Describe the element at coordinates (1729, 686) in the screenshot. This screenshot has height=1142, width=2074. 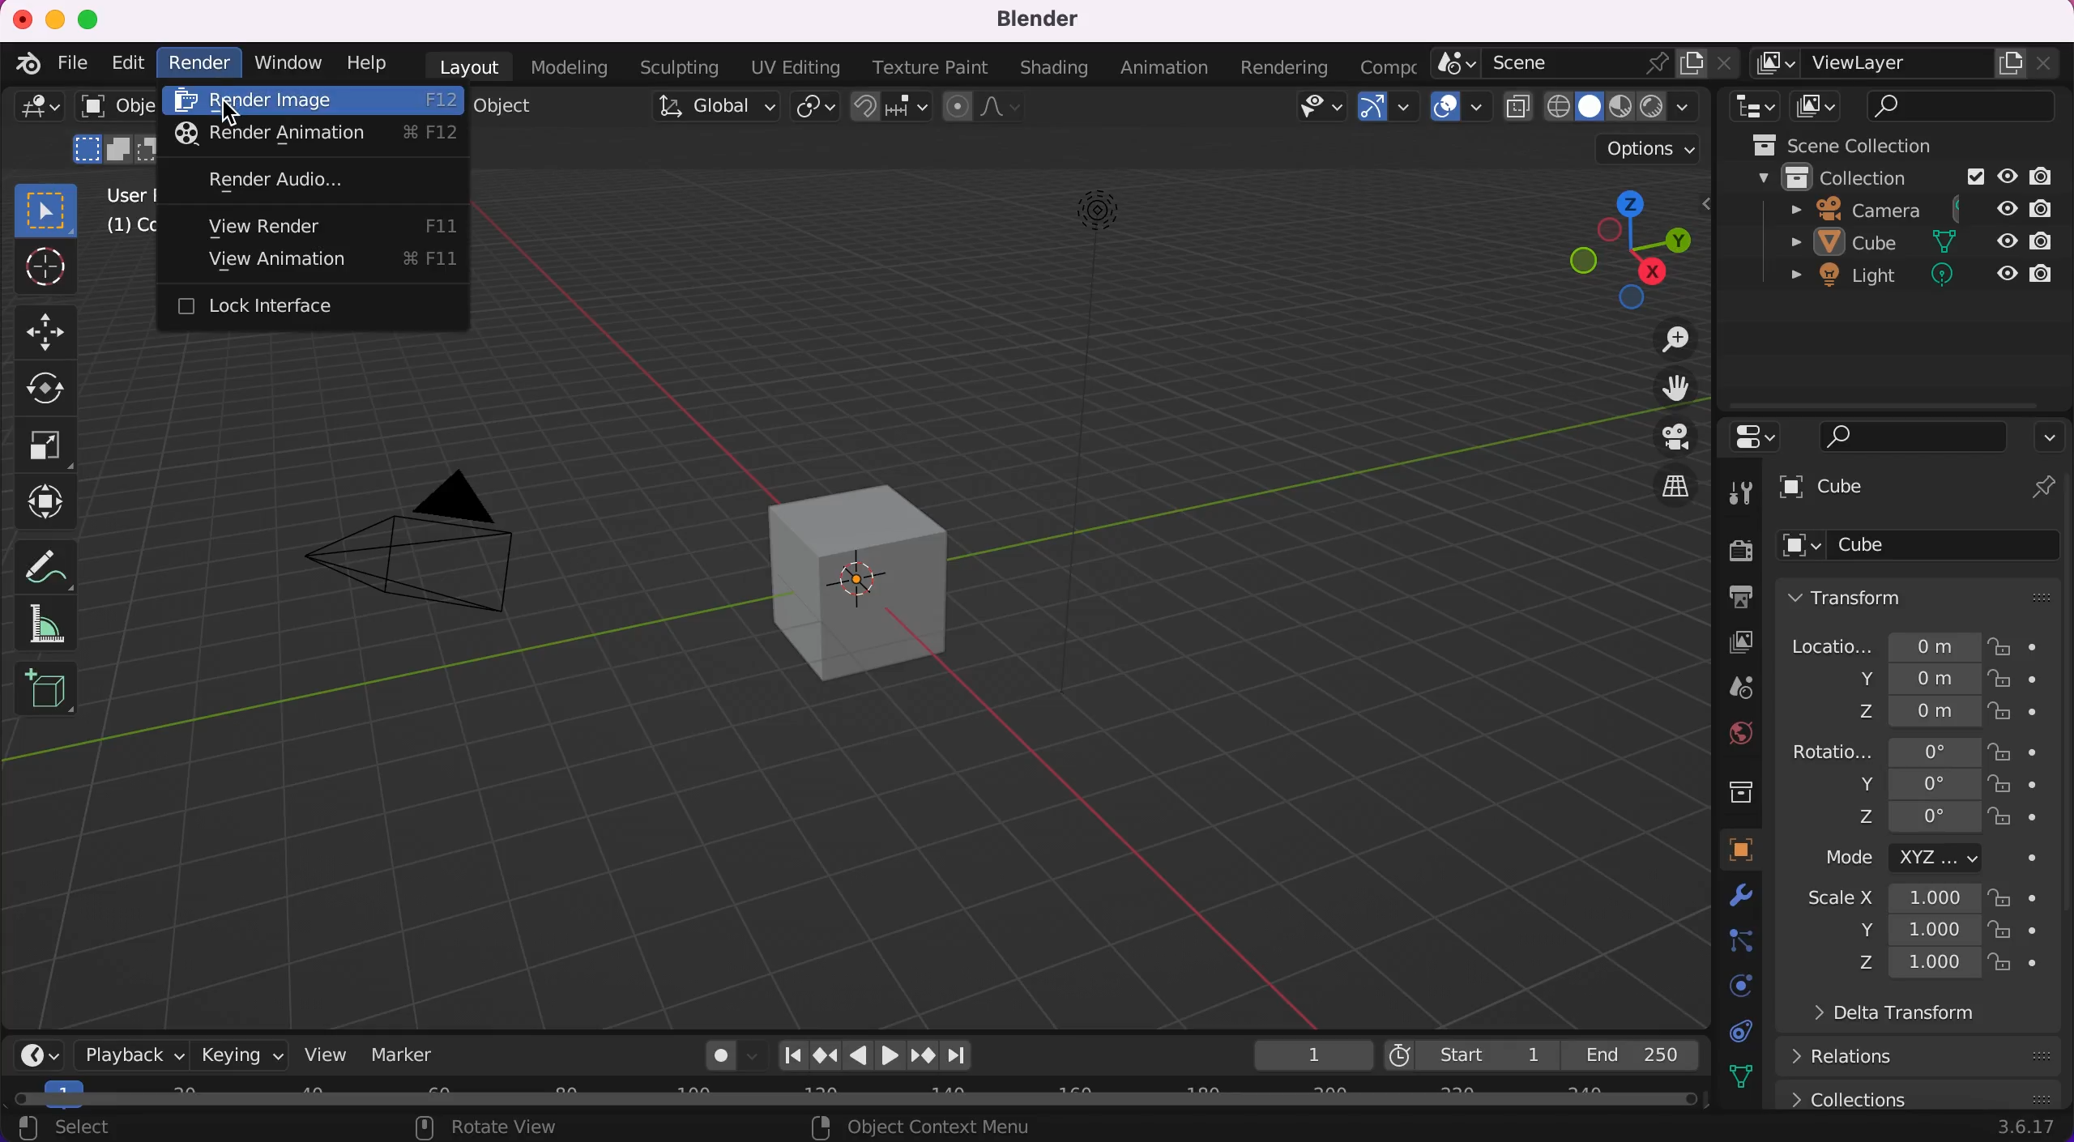
I see `scene` at that location.